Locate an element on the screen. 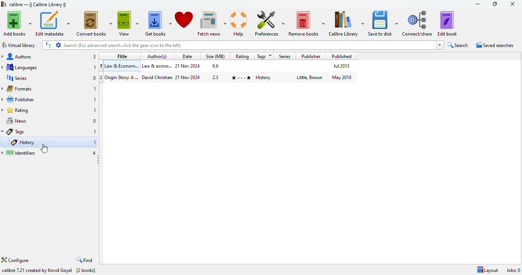  david christian is located at coordinates (157, 77).